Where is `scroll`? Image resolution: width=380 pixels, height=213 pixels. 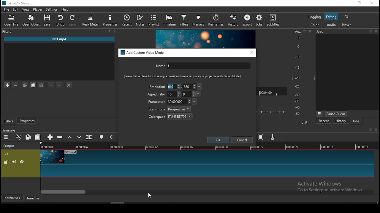
scroll is located at coordinates (117, 203).